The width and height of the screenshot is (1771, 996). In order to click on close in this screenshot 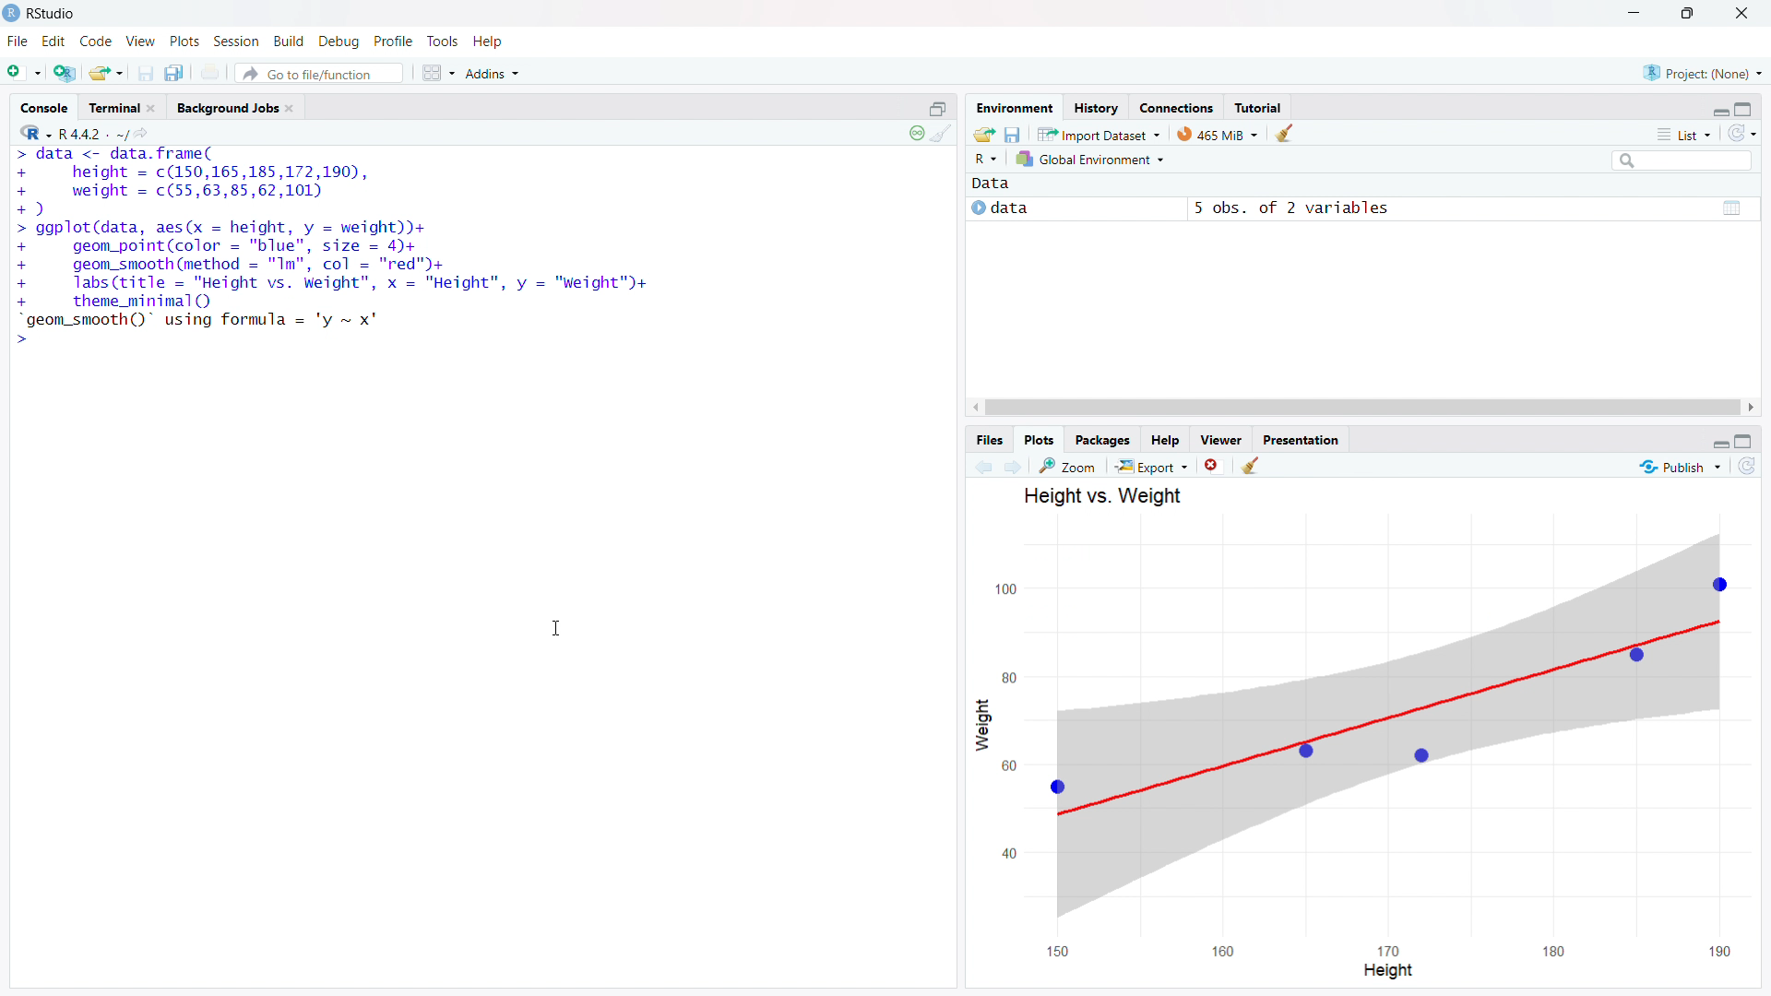, I will do `click(1742, 13)`.